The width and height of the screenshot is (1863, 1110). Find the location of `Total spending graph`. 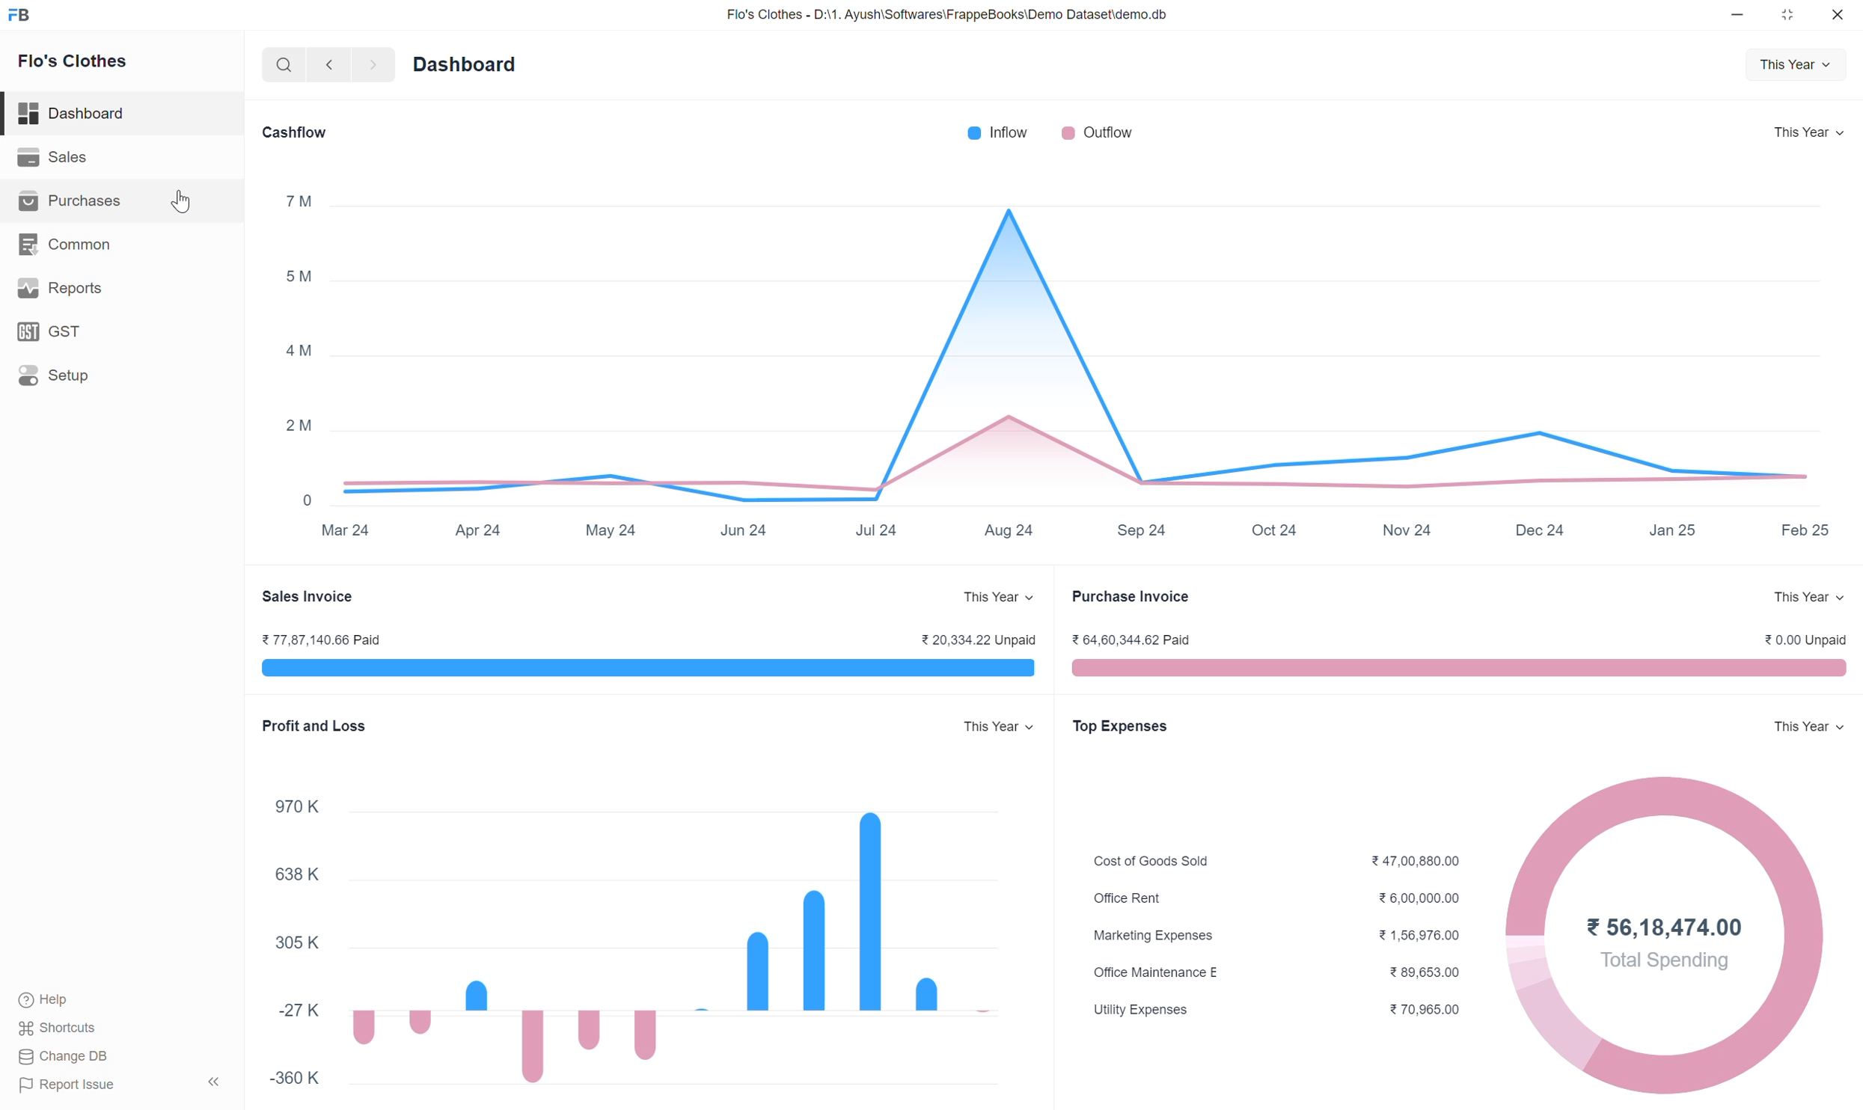

Total spending graph is located at coordinates (1538, 989).